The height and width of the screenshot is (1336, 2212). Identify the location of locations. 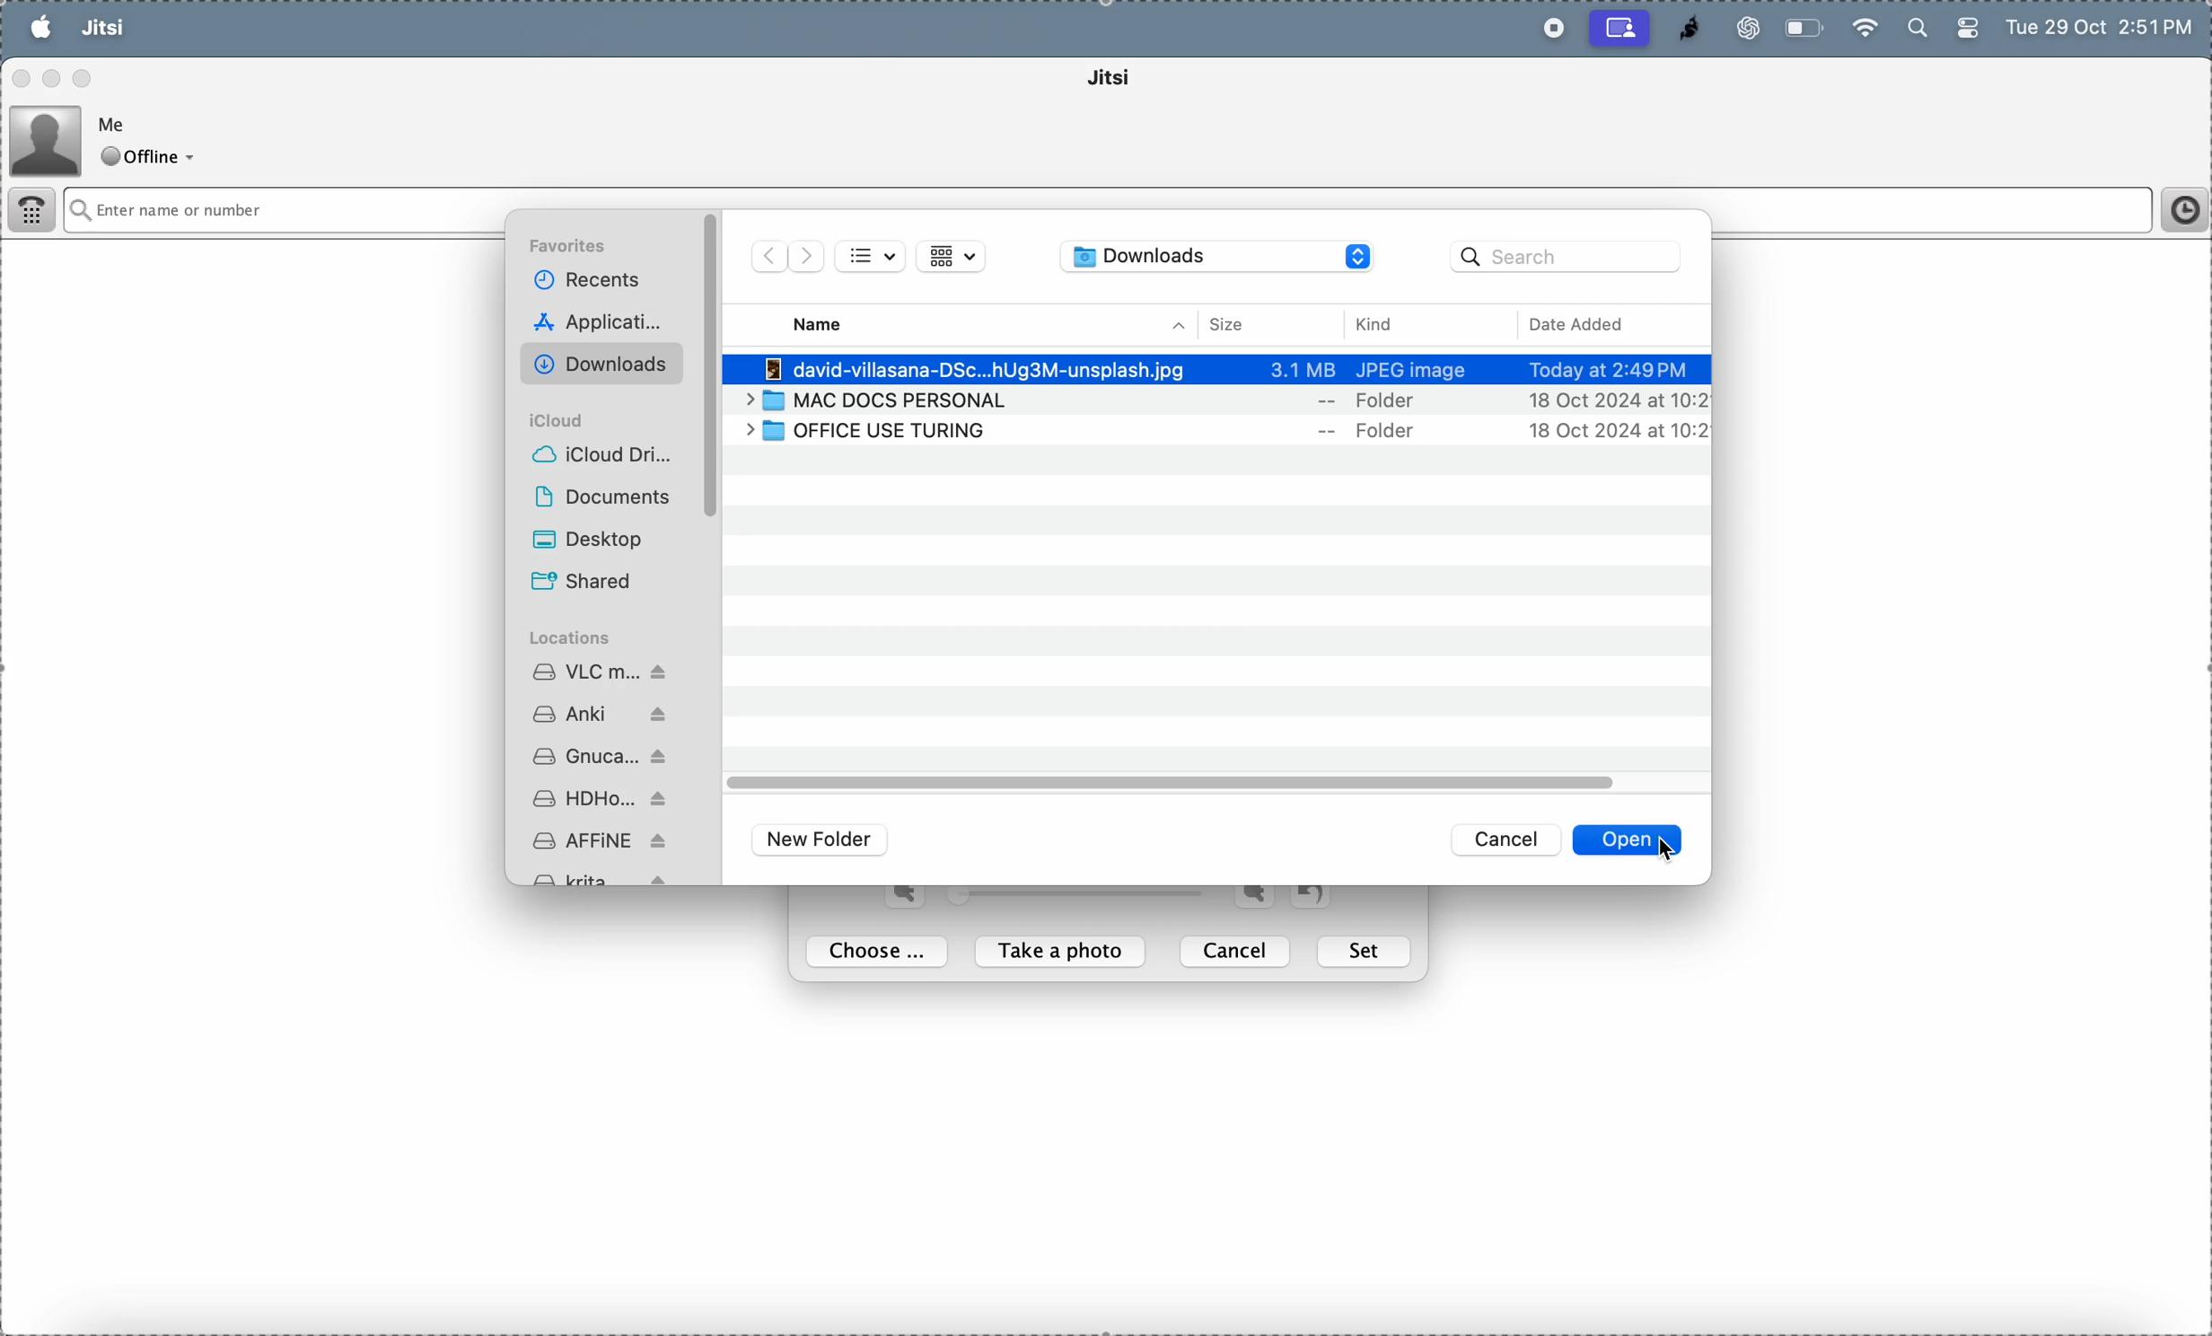
(577, 637).